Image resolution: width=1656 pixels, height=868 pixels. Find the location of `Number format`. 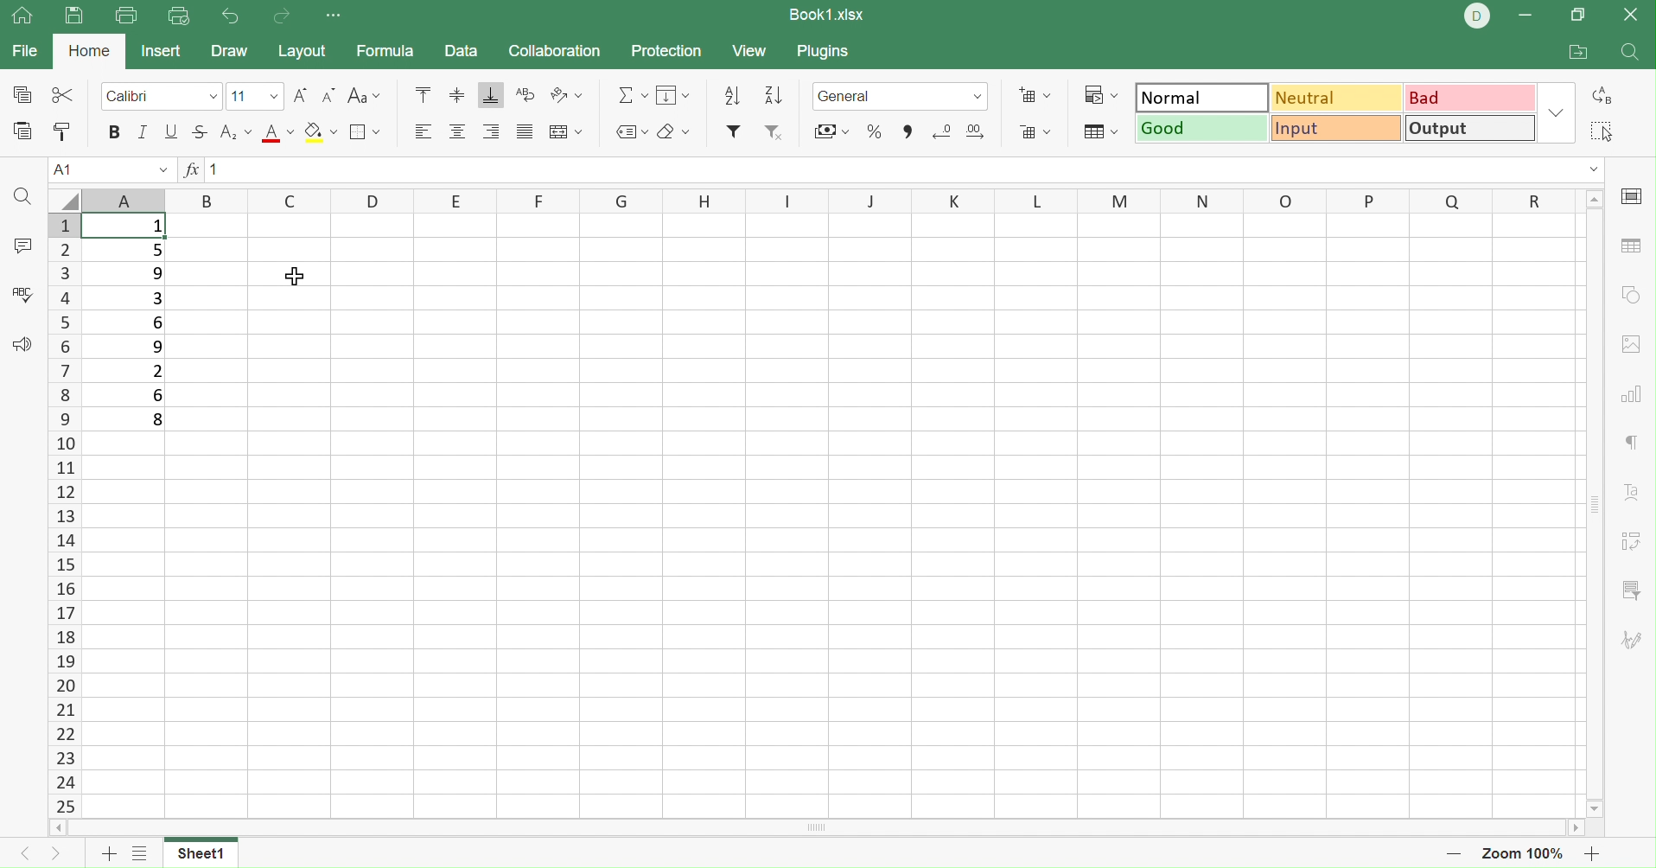

Number format is located at coordinates (884, 95).